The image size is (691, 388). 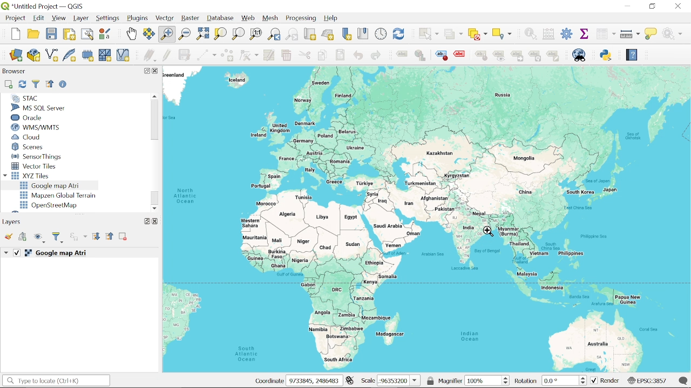 What do you see at coordinates (263, 381) in the screenshot?
I see `co-ordinate` at bounding box center [263, 381].